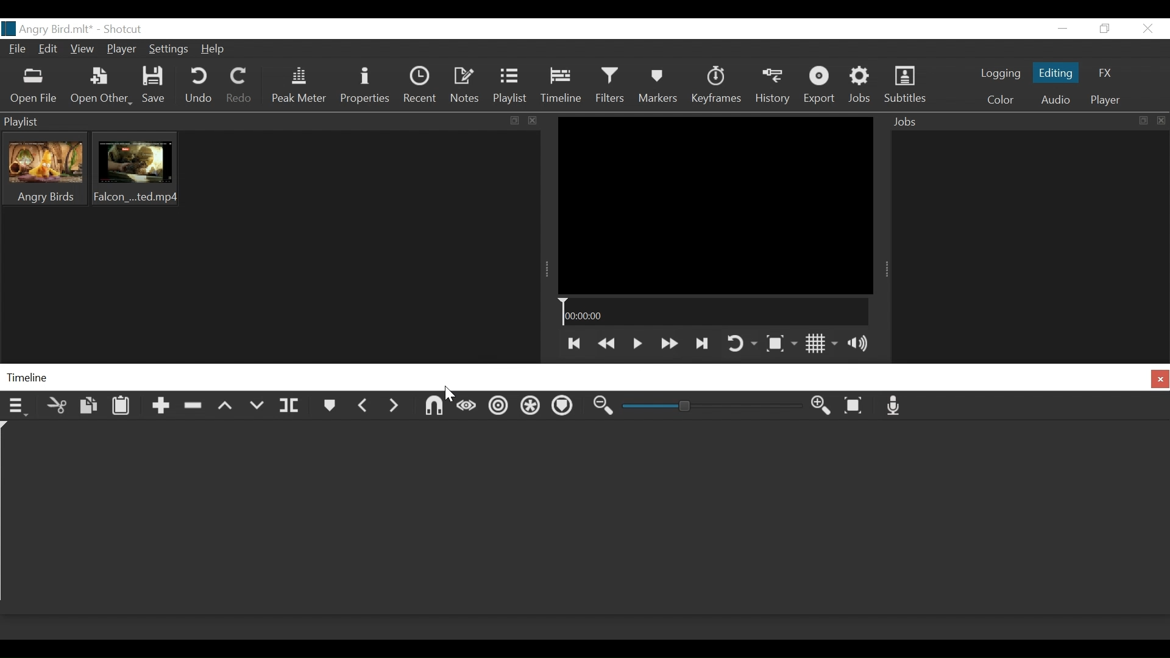 This screenshot has width=1170, height=658. What do you see at coordinates (448, 396) in the screenshot?
I see `Cursor` at bounding box center [448, 396].